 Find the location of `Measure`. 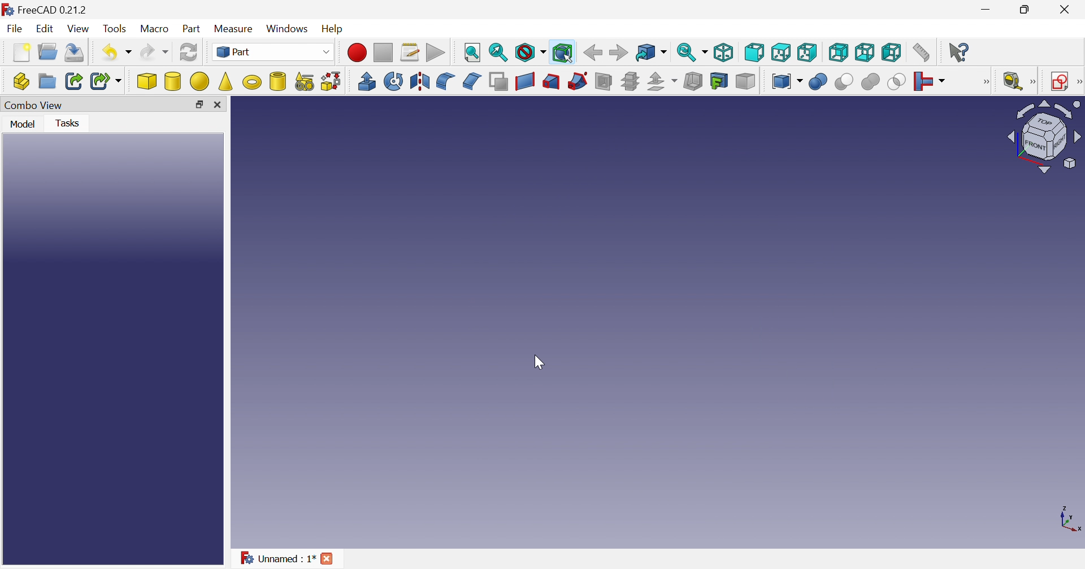

Measure is located at coordinates (1034, 82).